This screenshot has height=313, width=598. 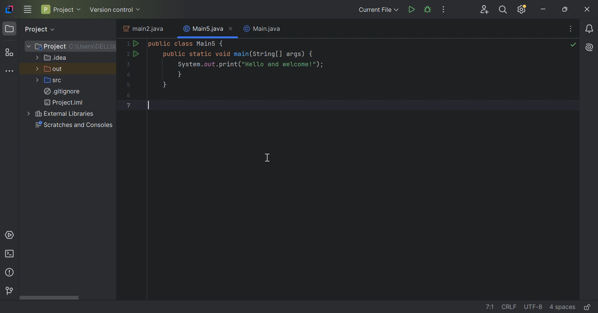 What do you see at coordinates (510, 306) in the screenshot?
I see `CRLF` at bounding box center [510, 306].